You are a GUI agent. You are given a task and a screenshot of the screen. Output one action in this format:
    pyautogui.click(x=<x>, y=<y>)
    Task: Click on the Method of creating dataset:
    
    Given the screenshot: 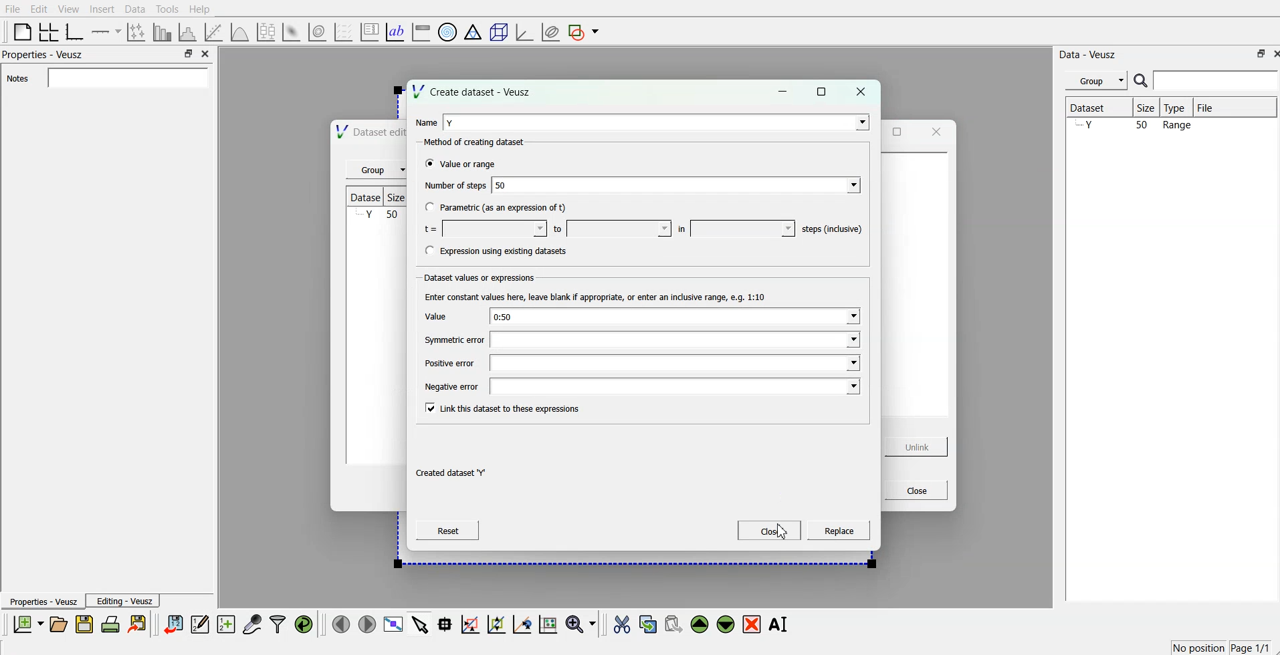 What is the action you would take?
    pyautogui.click(x=479, y=142)
    